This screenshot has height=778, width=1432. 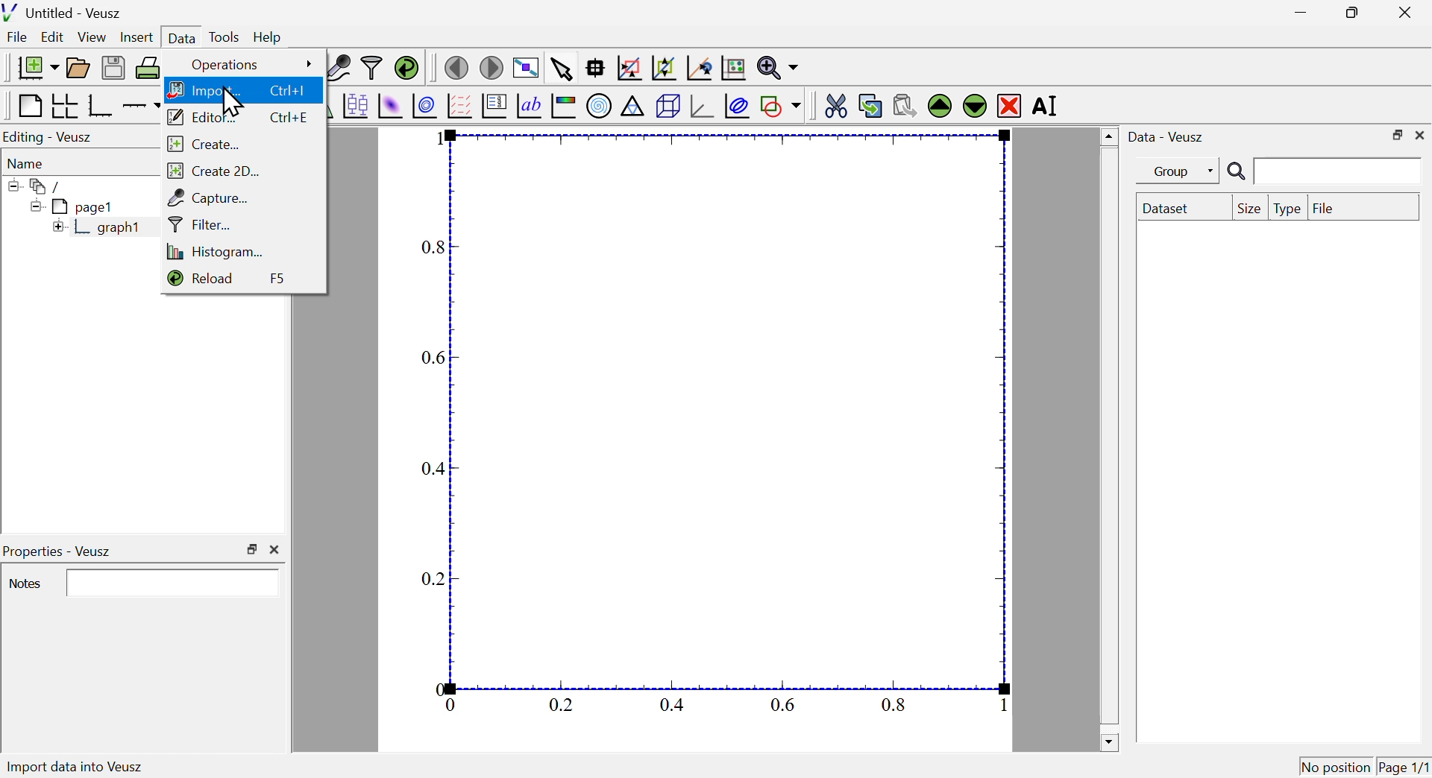 I want to click on size, so click(x=1247, y=208).